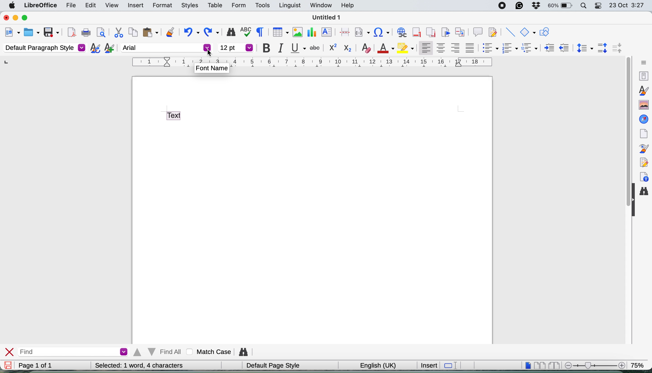 The image size is (652, 373). I want to click on multi page view, so click(539, 365).